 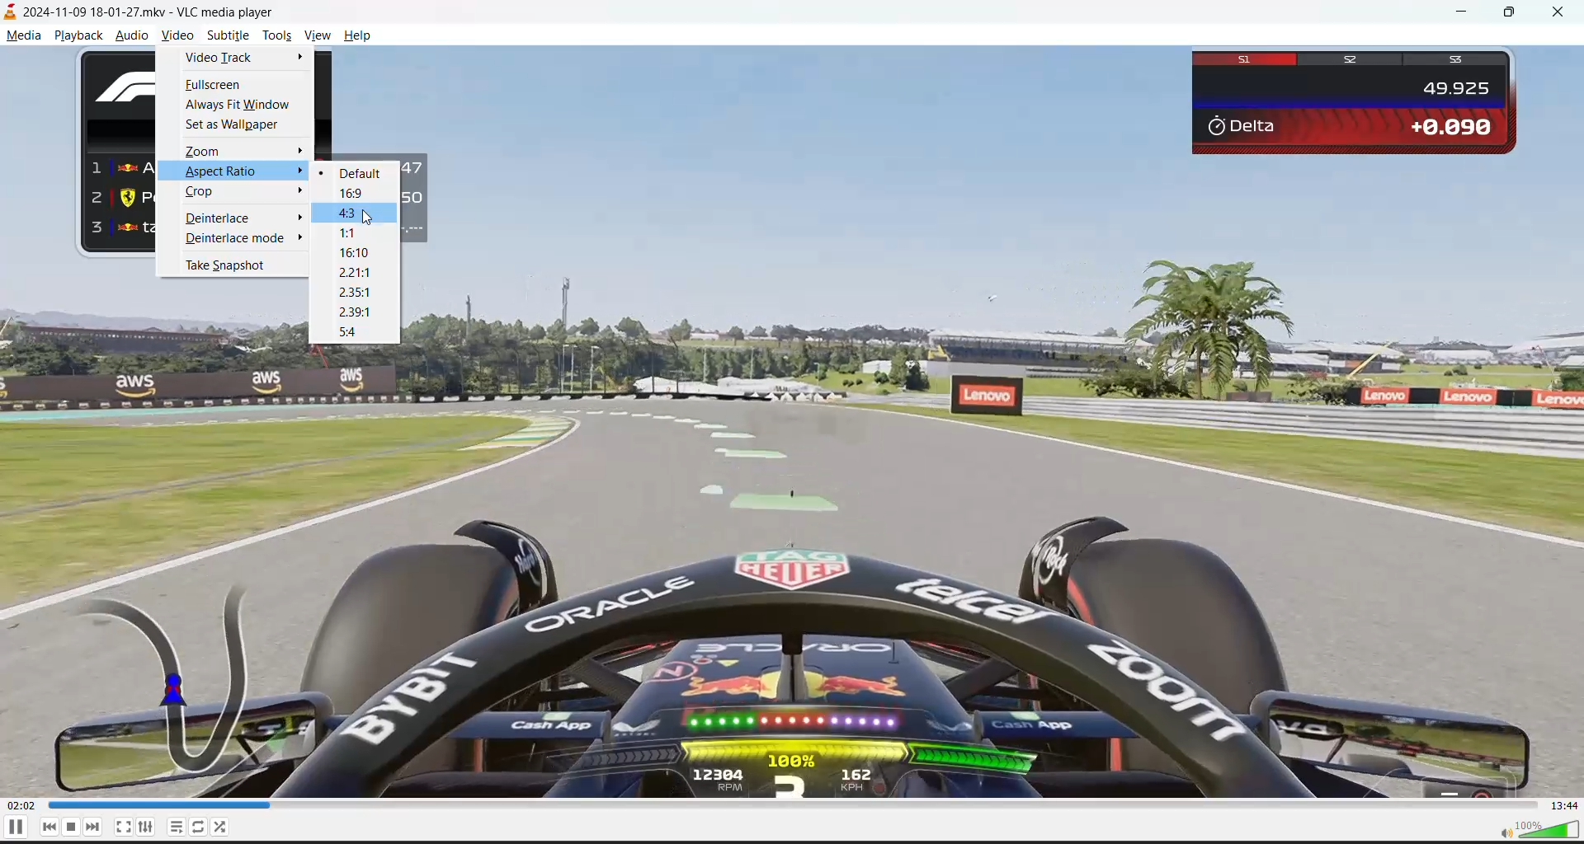 What do you see at coordinates (1563, 805) in the screenshot?
I see `total track time` at bounding box center [1563, 805].